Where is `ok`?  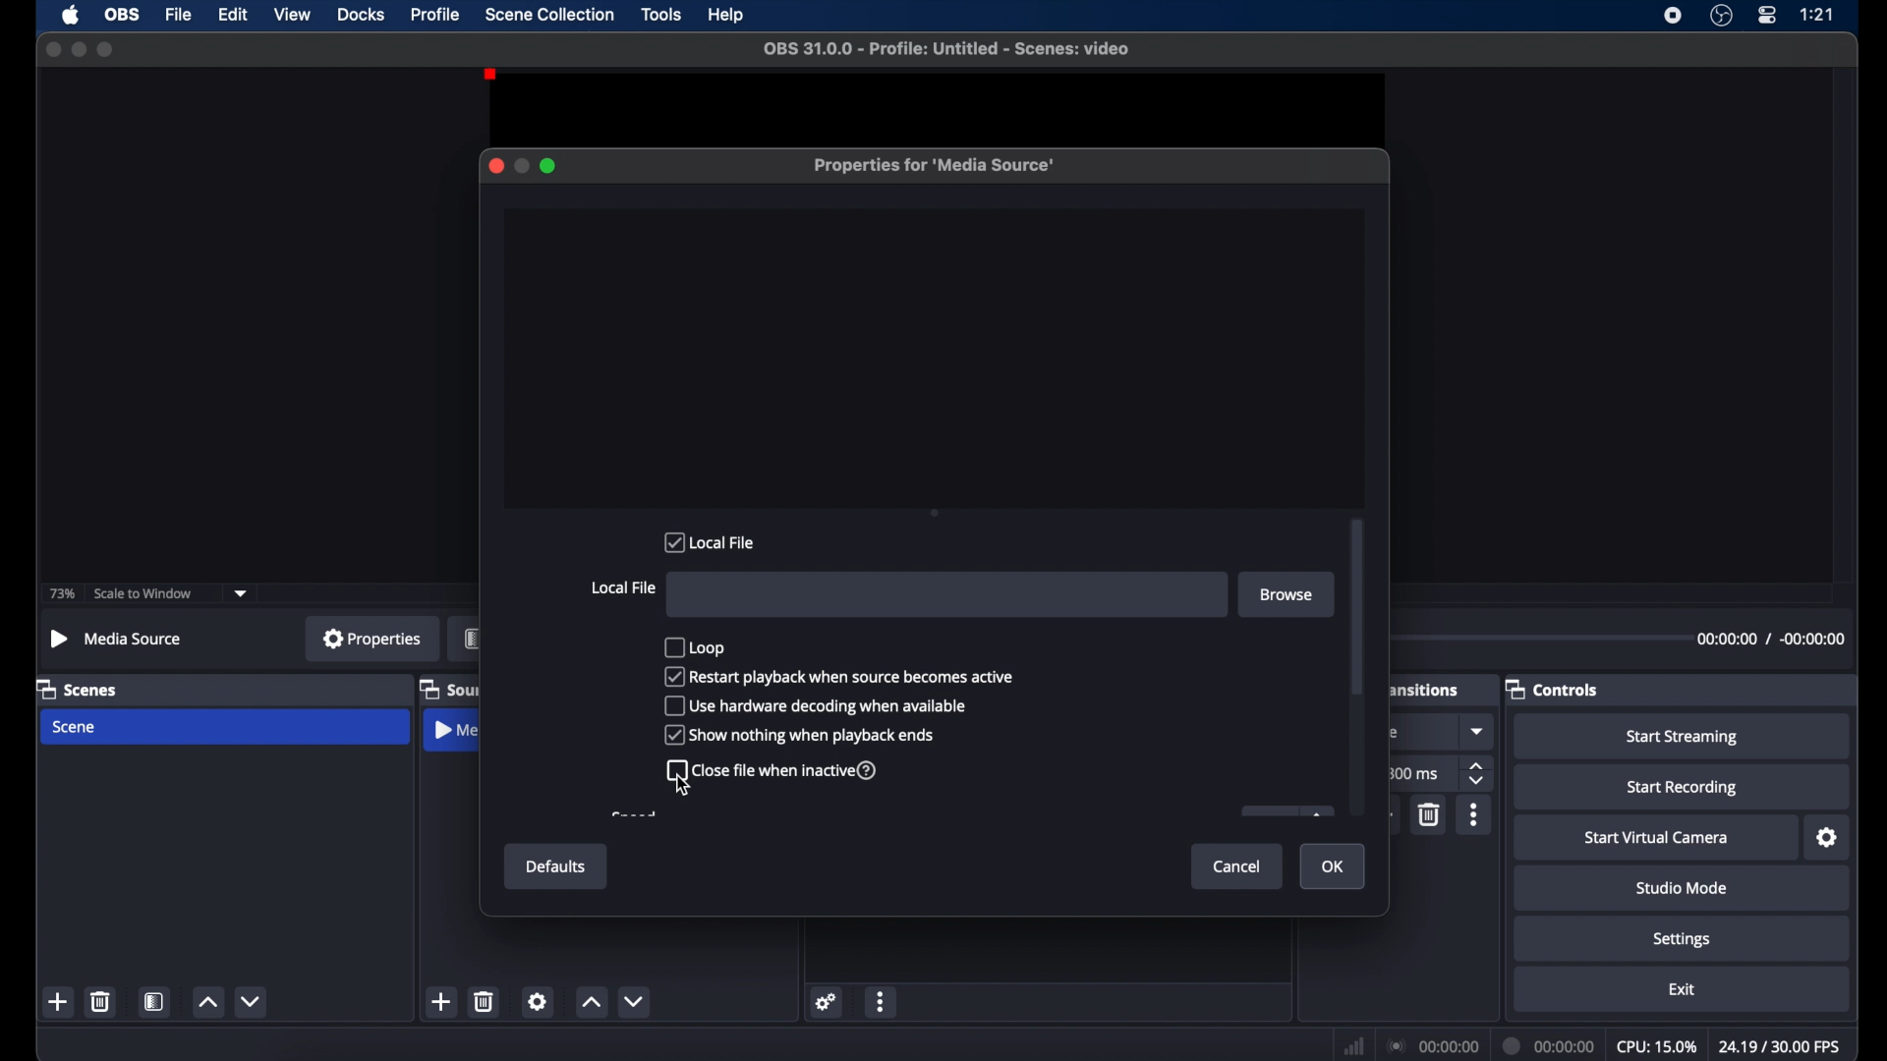
ok is located at coordinates (1337, 867).